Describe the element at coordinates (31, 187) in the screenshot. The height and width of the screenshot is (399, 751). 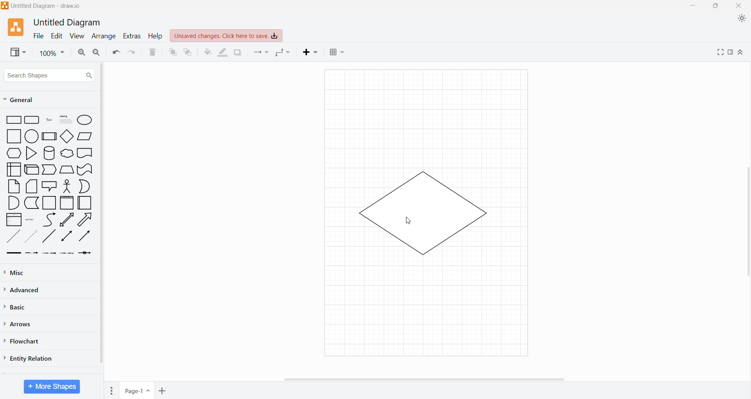
I see `Card` at that location.